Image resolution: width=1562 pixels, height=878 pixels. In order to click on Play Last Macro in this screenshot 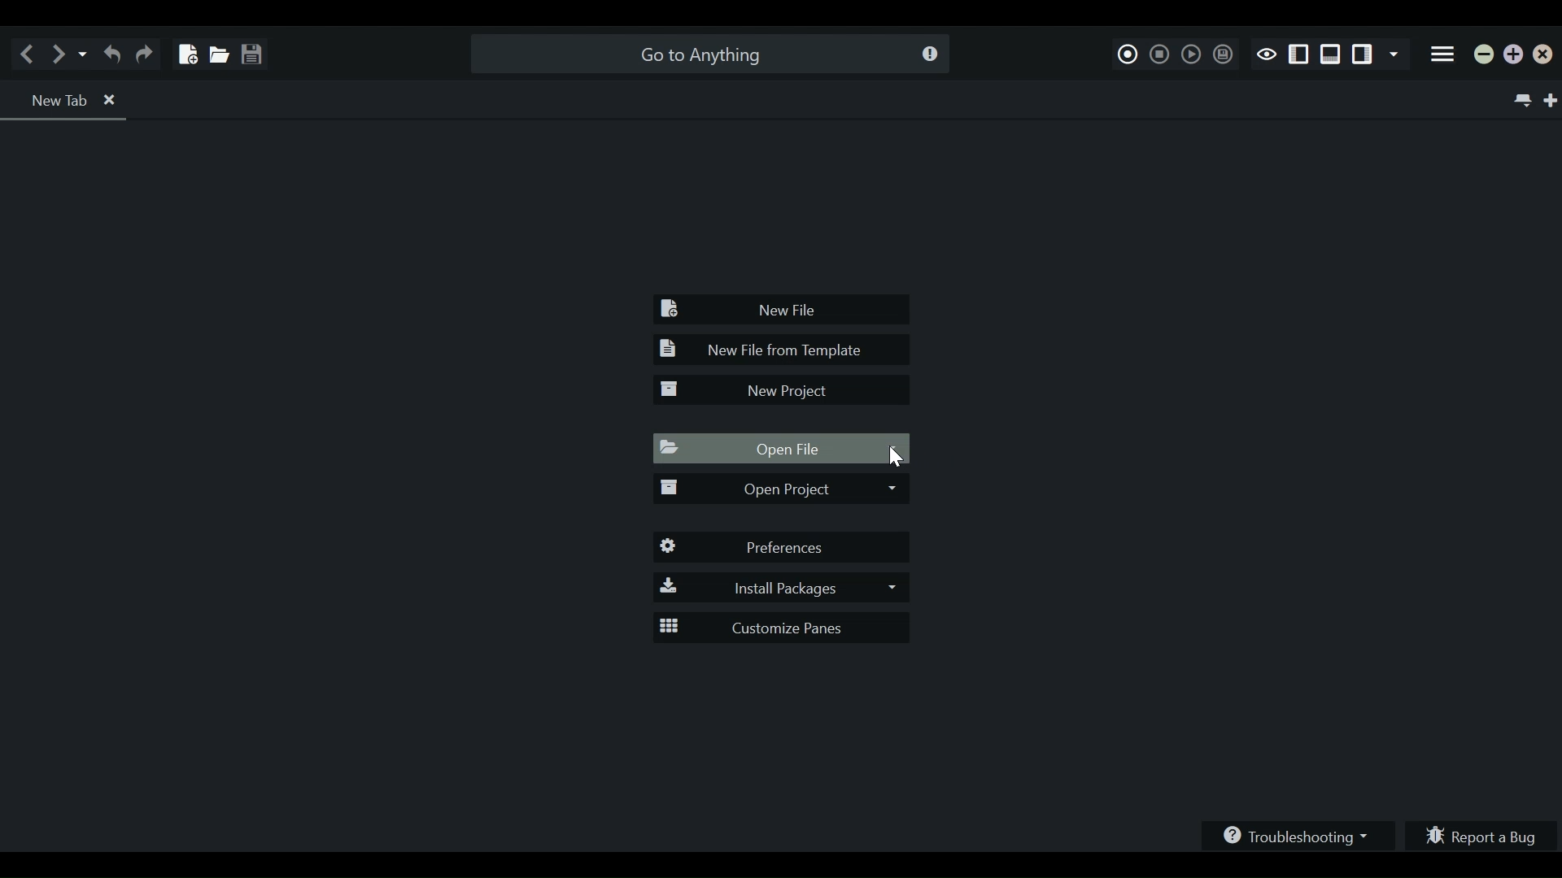, I will do `click(1190, 54)`.